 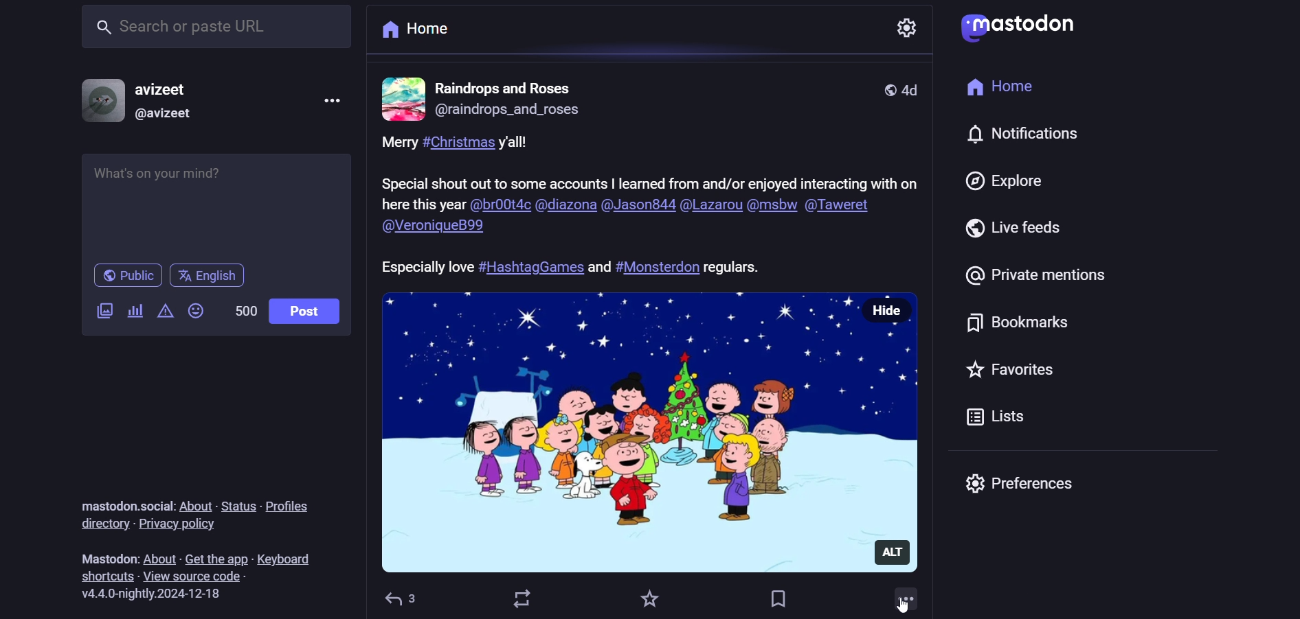 I want to click on cursor, so click(x=903, y=605).